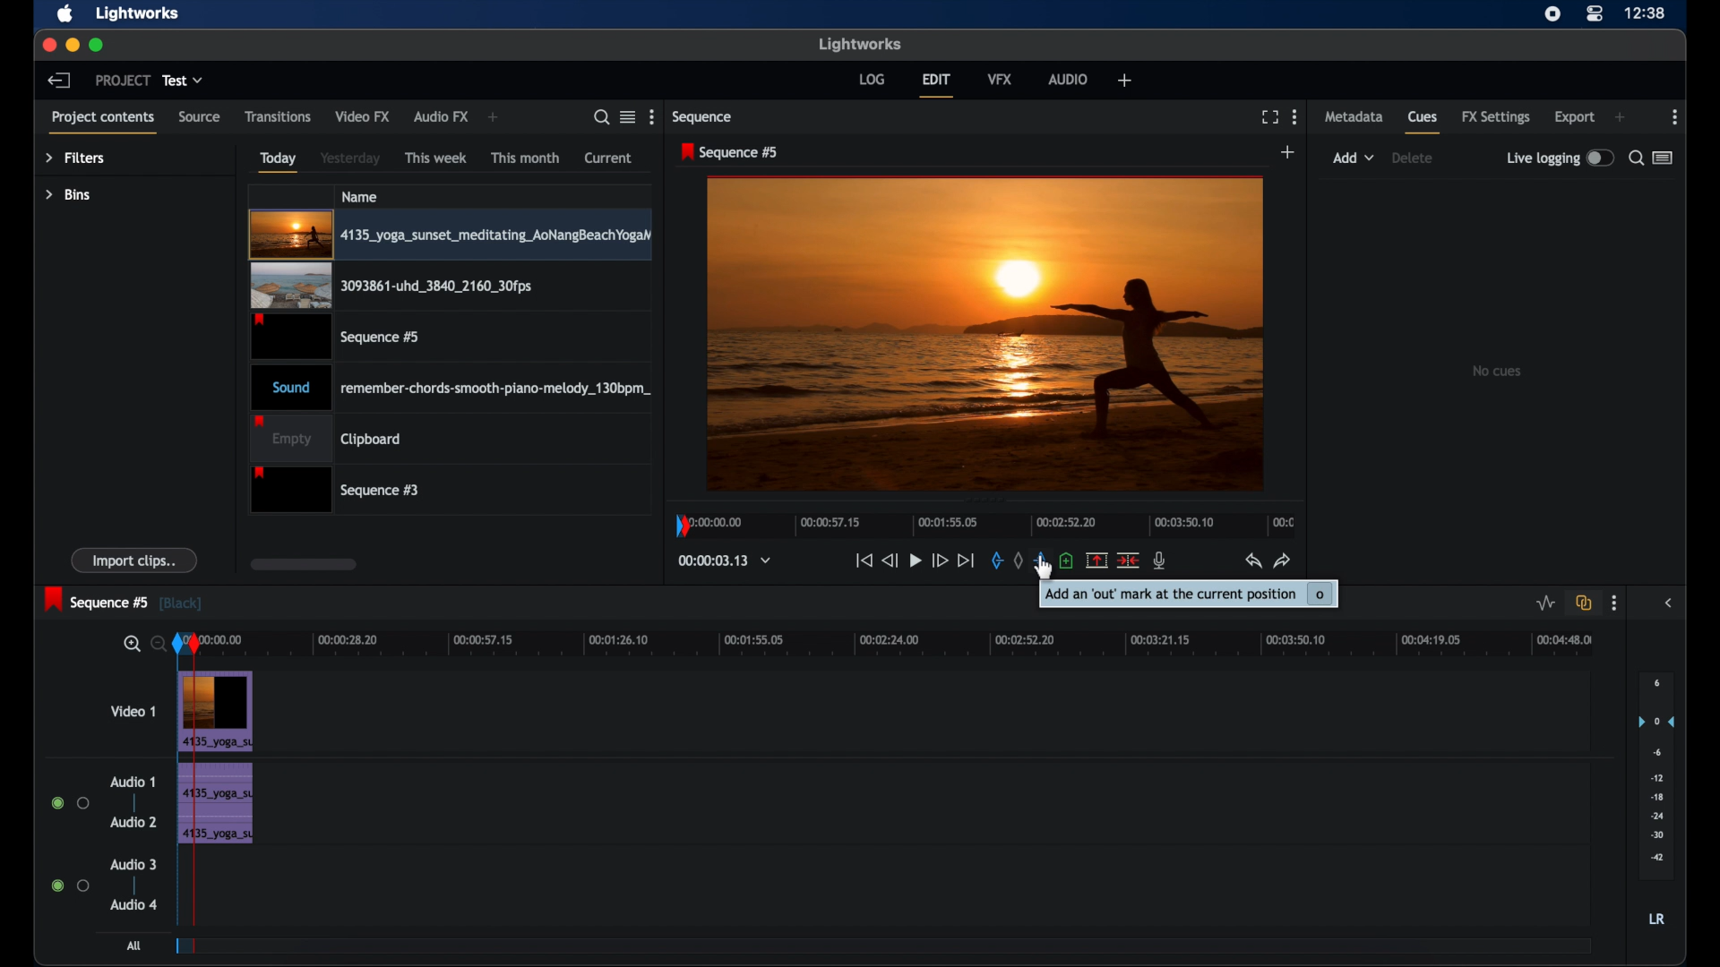  I want to click on radio button, so click(70, 886).